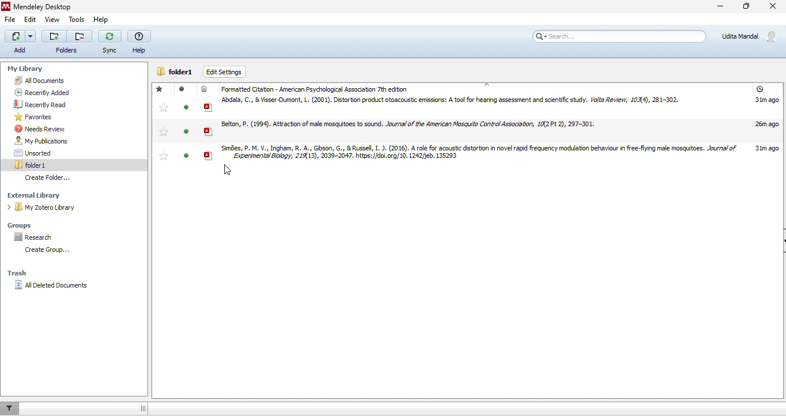 This screenshot has width=786, height=416. Describe the element at coordinates (10, 20) in the screenshot. I see `file` at that location.